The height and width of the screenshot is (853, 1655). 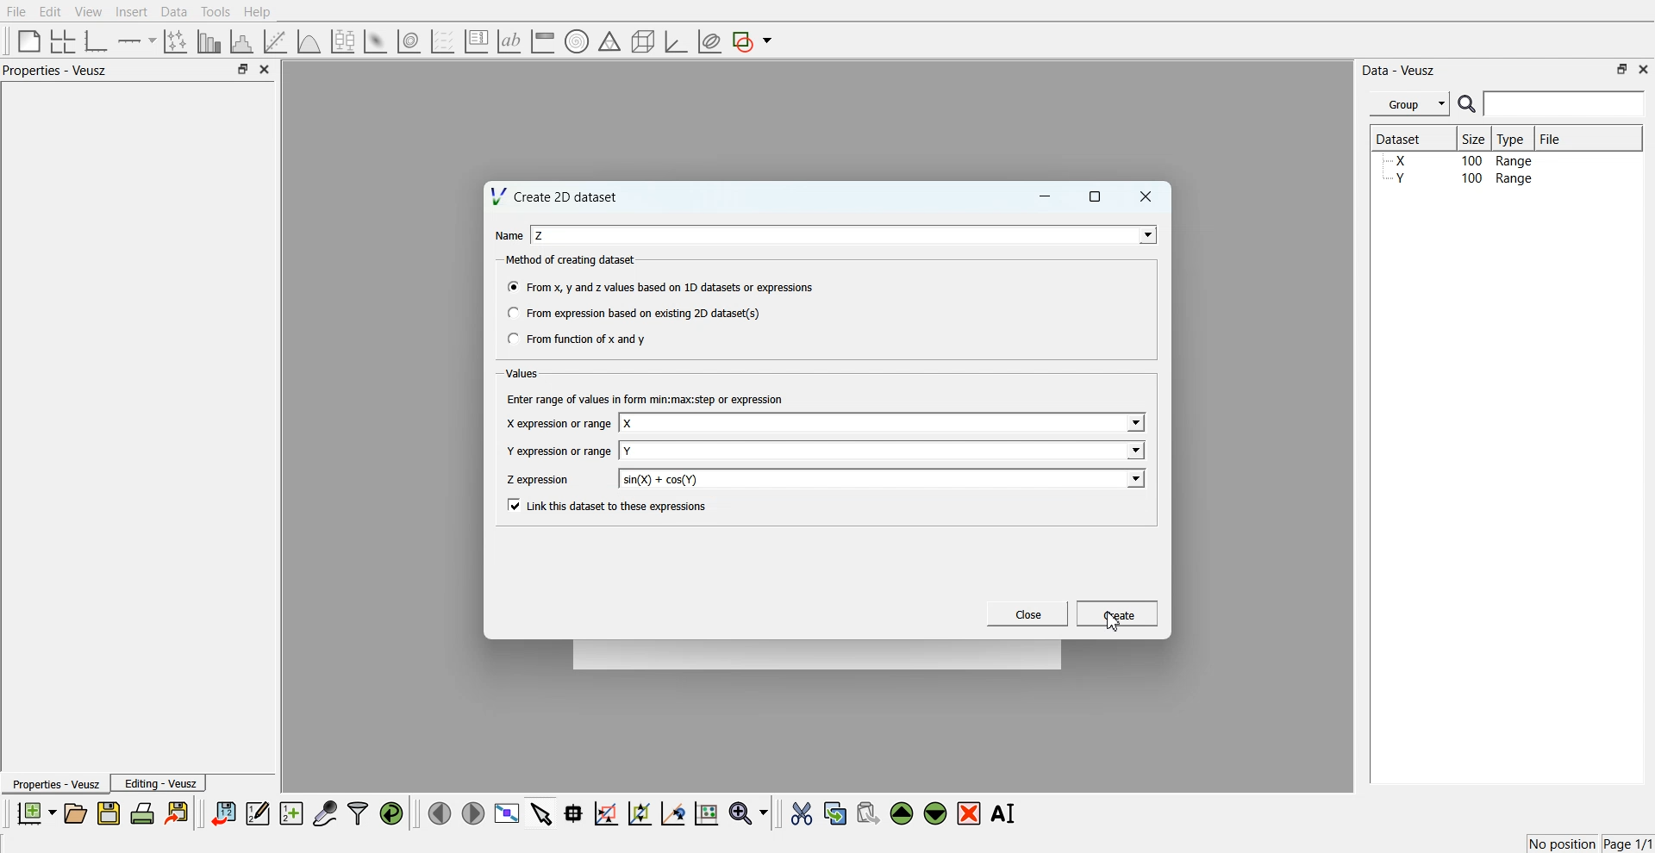 What do you see at coordinates (646, 398) in the screenshot?
I see `~~ Enter range of values in form min:max:step or expression` at bounding box center [646, 398].